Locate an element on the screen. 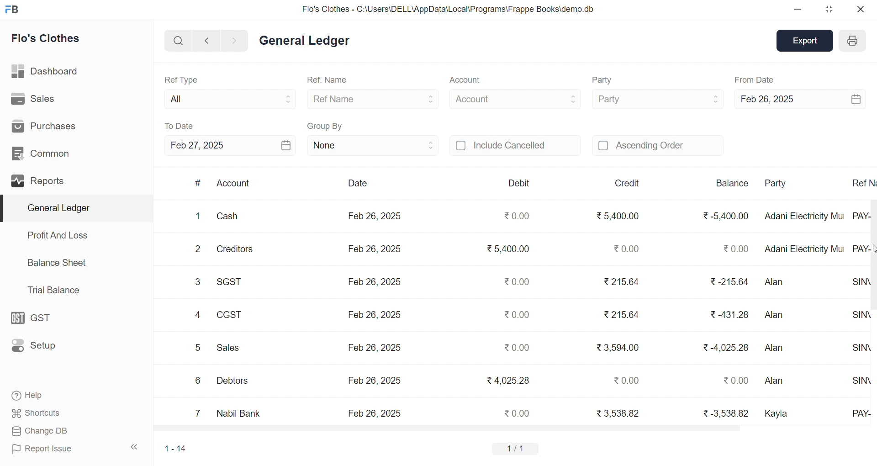  Balance Sheet is located at coordinates (58, 262).